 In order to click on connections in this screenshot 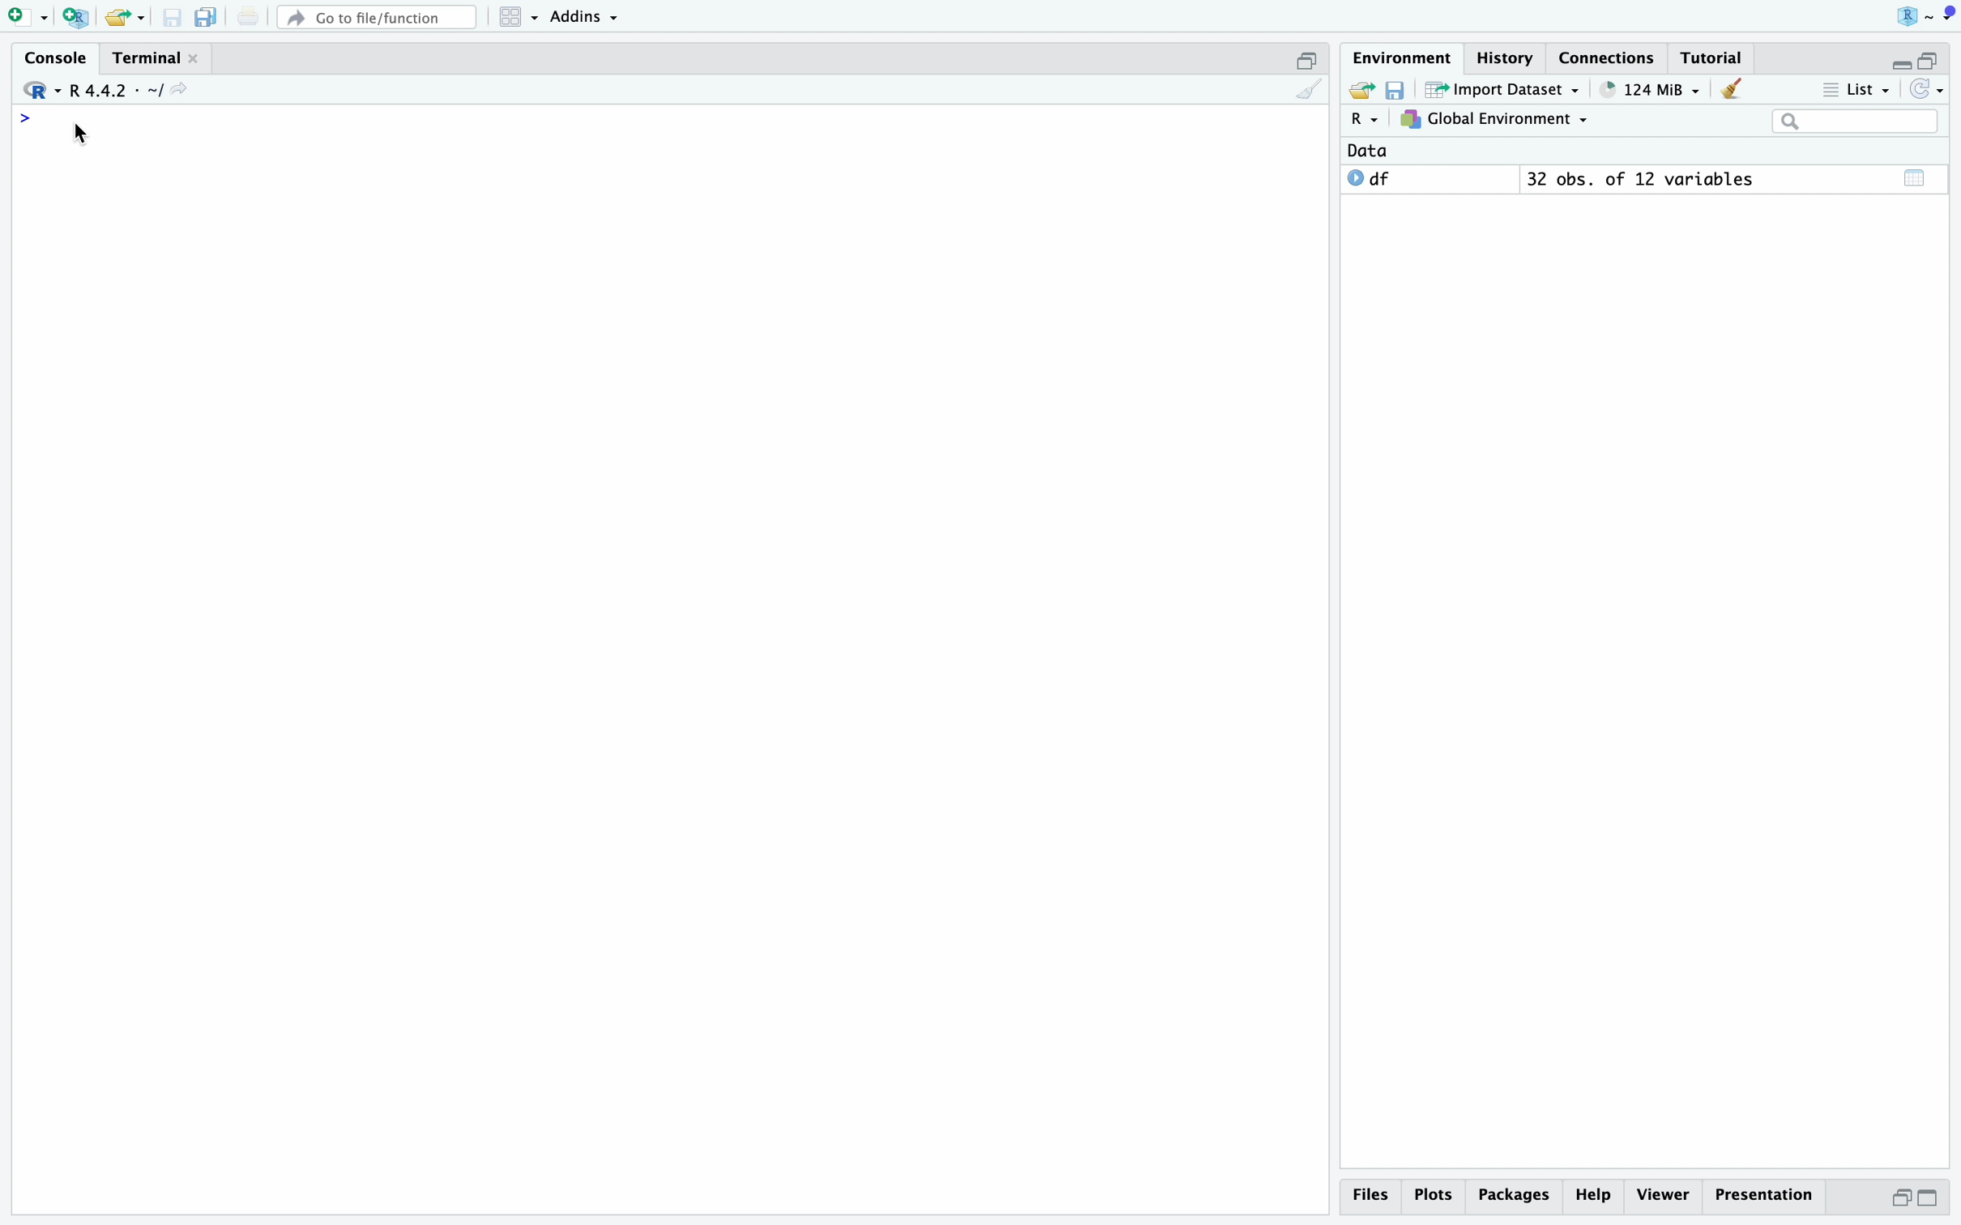, I will do `click(1609, 58)`.